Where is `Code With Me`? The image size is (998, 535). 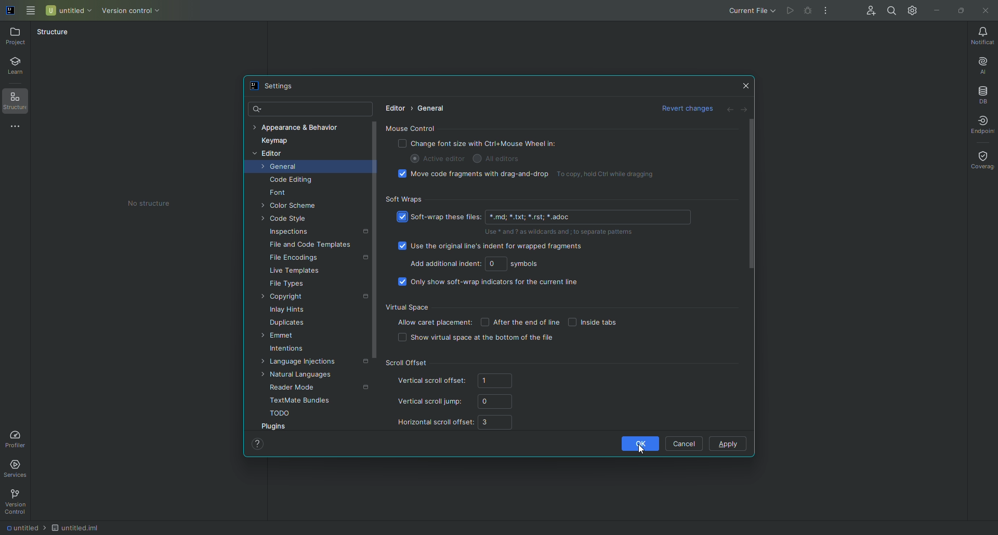
Code With Me is located at coordinates (870, 11).